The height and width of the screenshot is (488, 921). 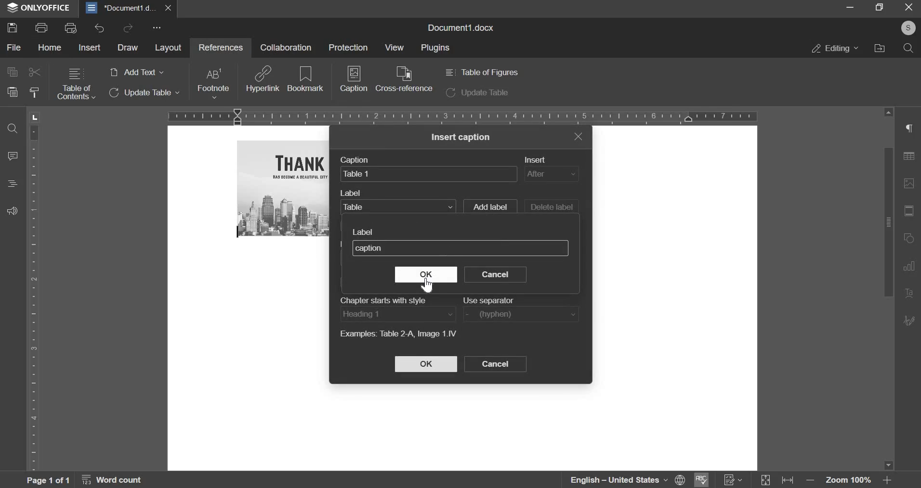 I want to click on ONLYOFFICE, so click(x=39, y=8).